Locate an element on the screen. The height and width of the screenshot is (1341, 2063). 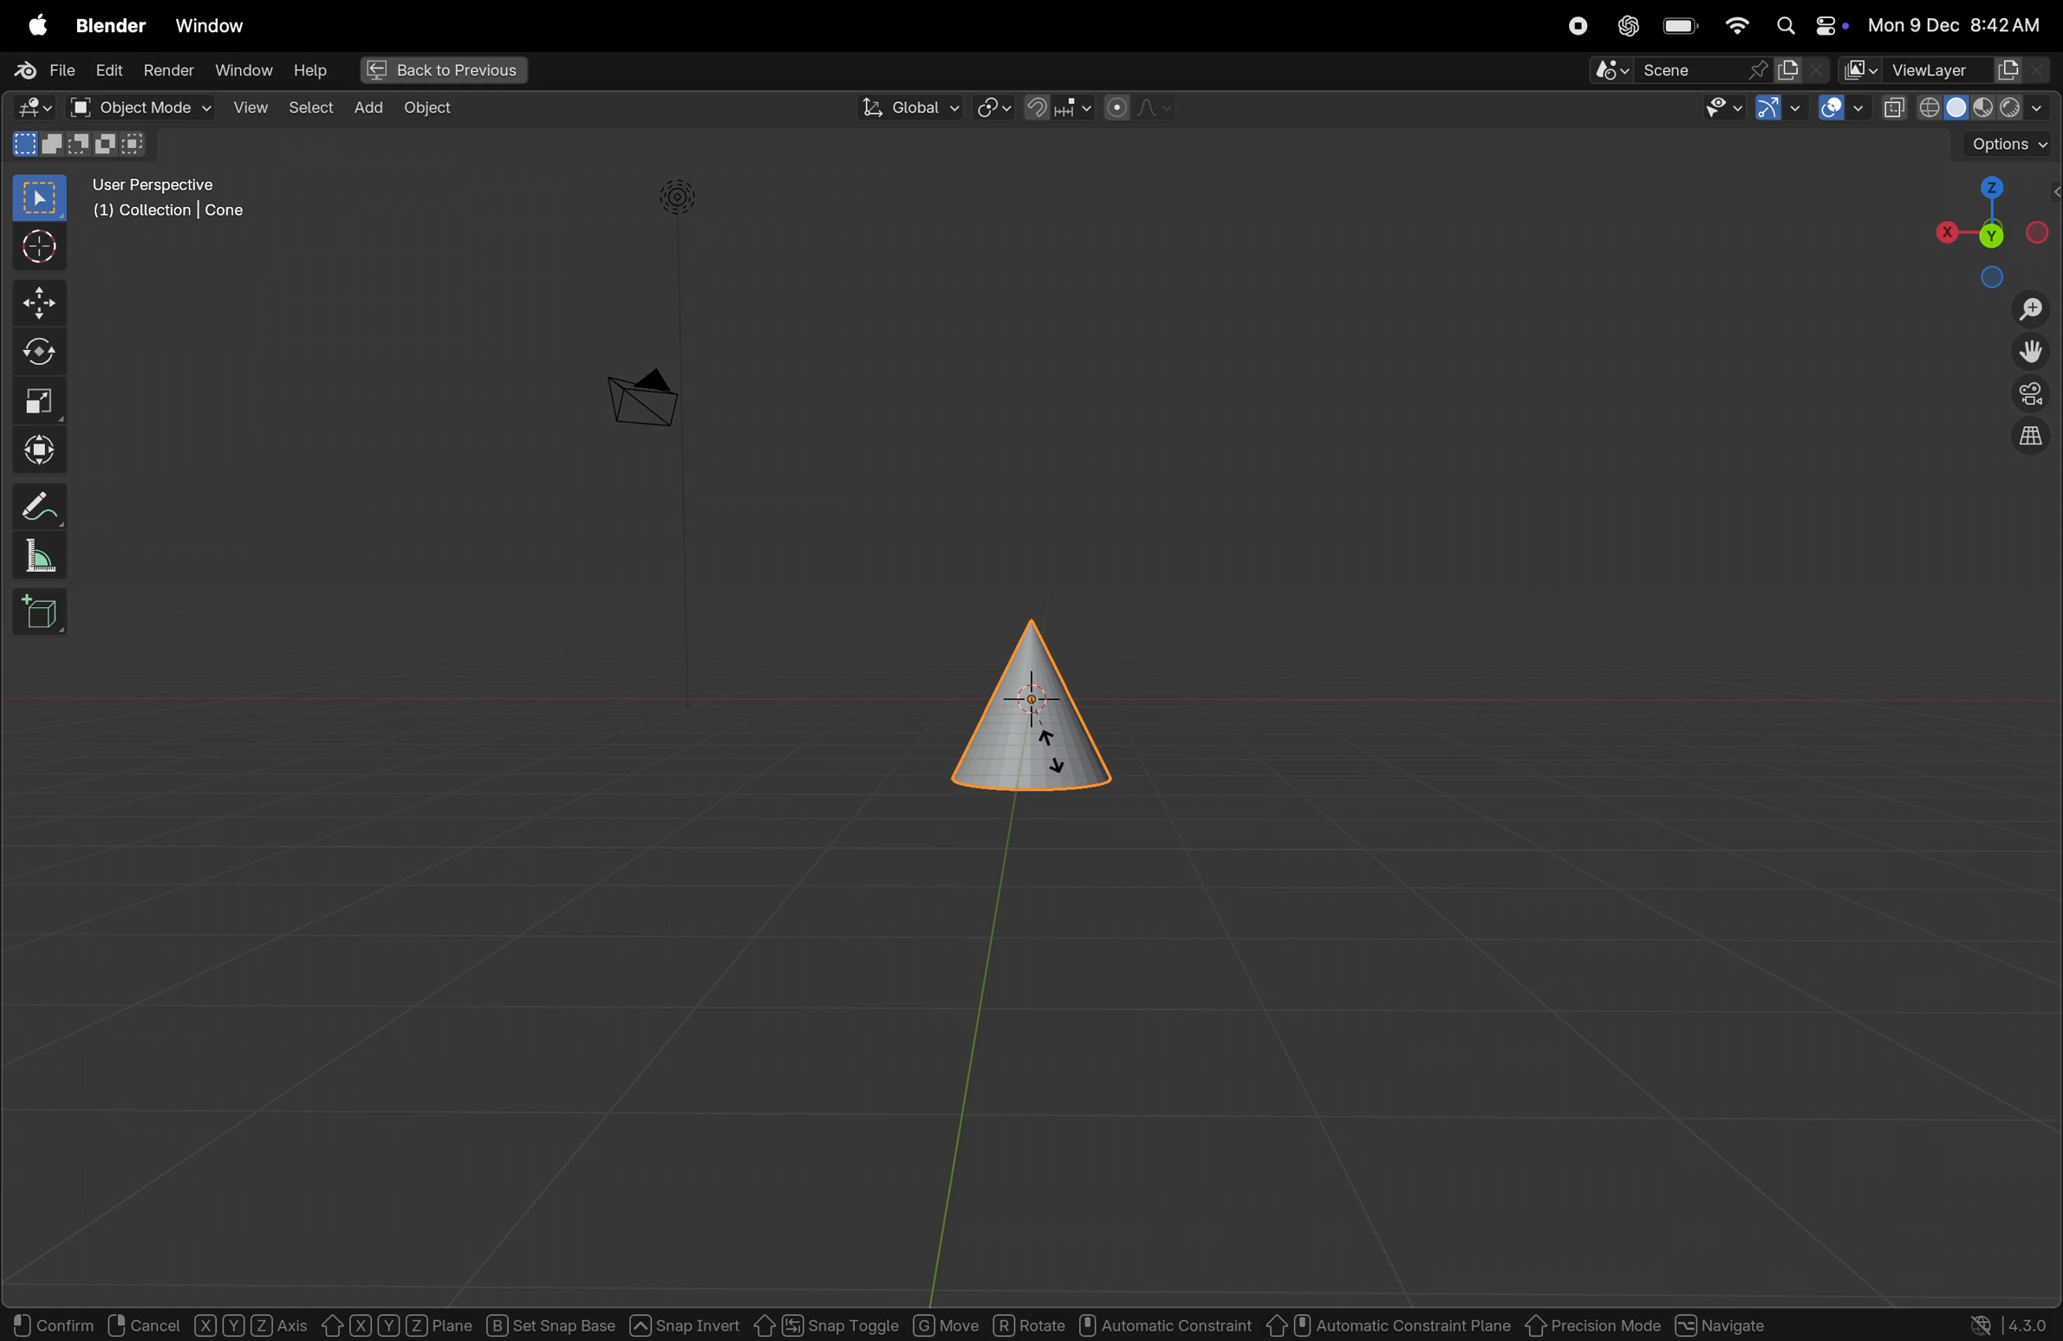
Navigate is located at coordinates (1723, 1325).